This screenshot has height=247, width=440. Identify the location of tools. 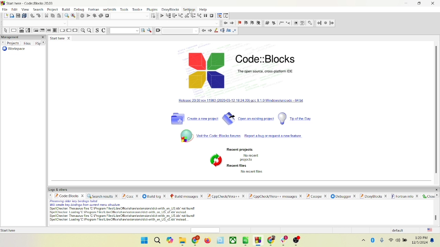
(138, 10).